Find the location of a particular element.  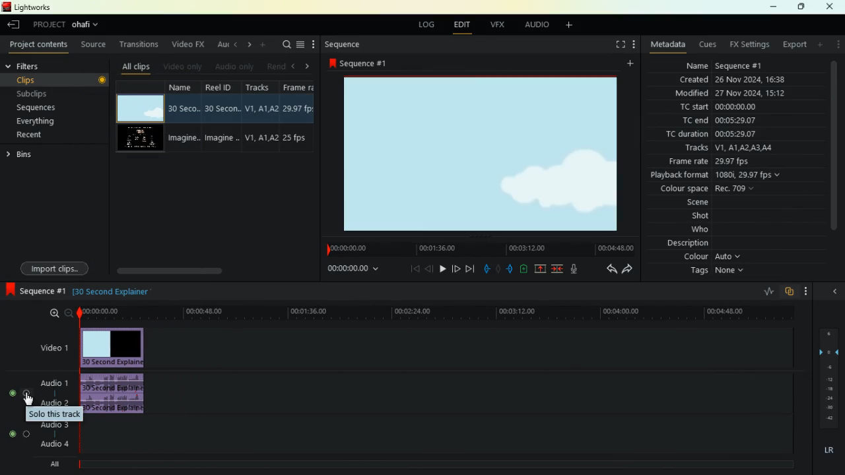

back is located at coordinates (611, 270).